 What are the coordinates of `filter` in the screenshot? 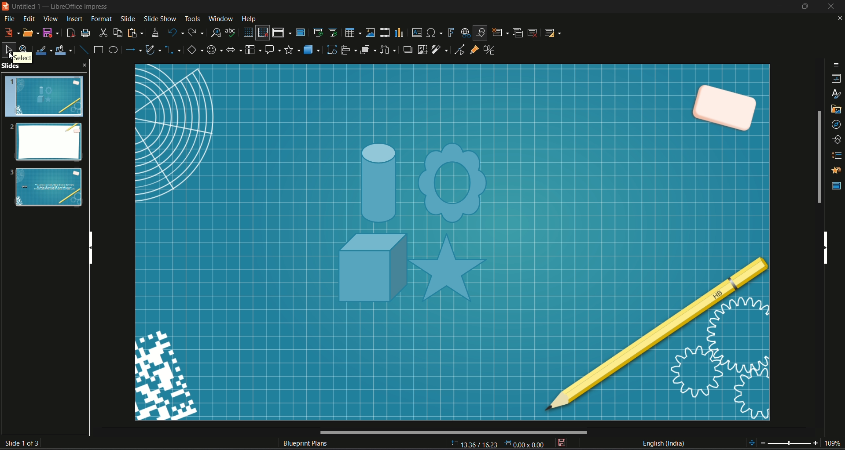 It's located at (440, 50).